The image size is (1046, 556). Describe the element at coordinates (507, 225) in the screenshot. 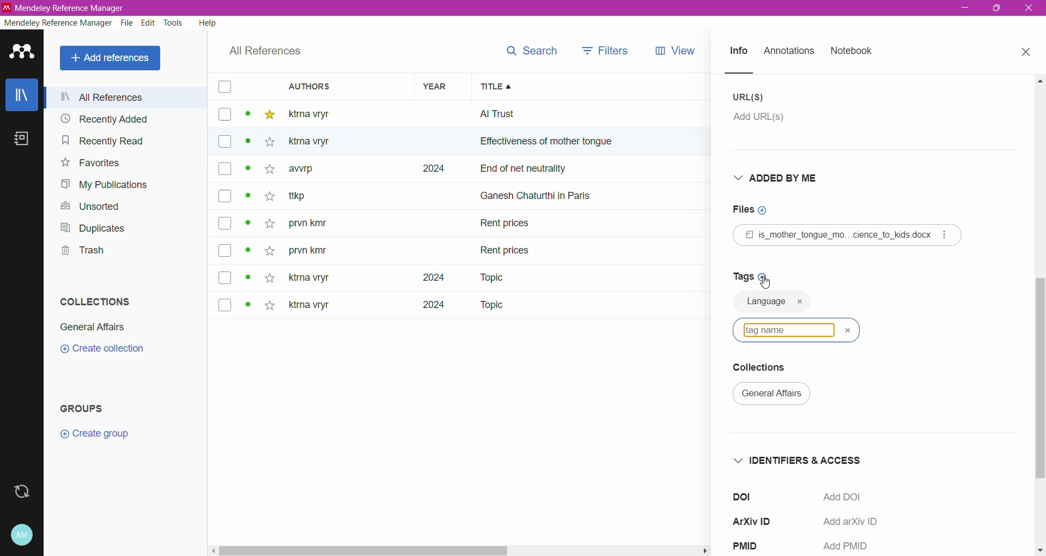

I see `Rent prices` at that location.